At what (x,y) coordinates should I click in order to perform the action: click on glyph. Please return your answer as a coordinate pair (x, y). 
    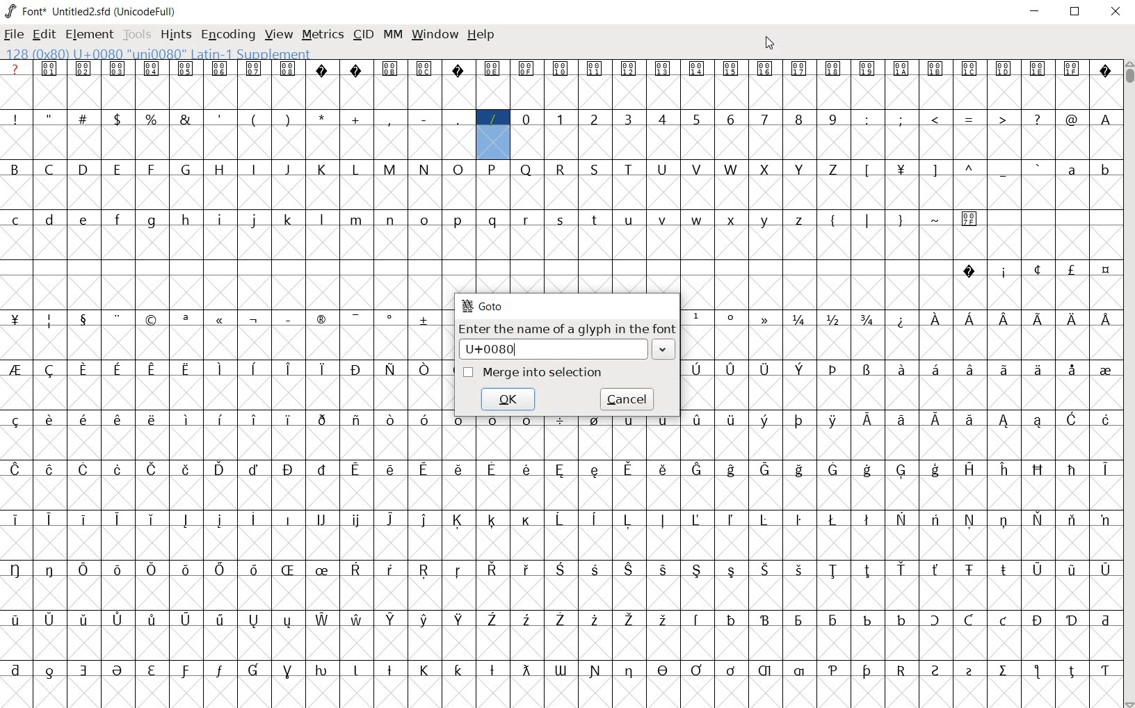
    Looking at the image, I should click on (1039, 519).